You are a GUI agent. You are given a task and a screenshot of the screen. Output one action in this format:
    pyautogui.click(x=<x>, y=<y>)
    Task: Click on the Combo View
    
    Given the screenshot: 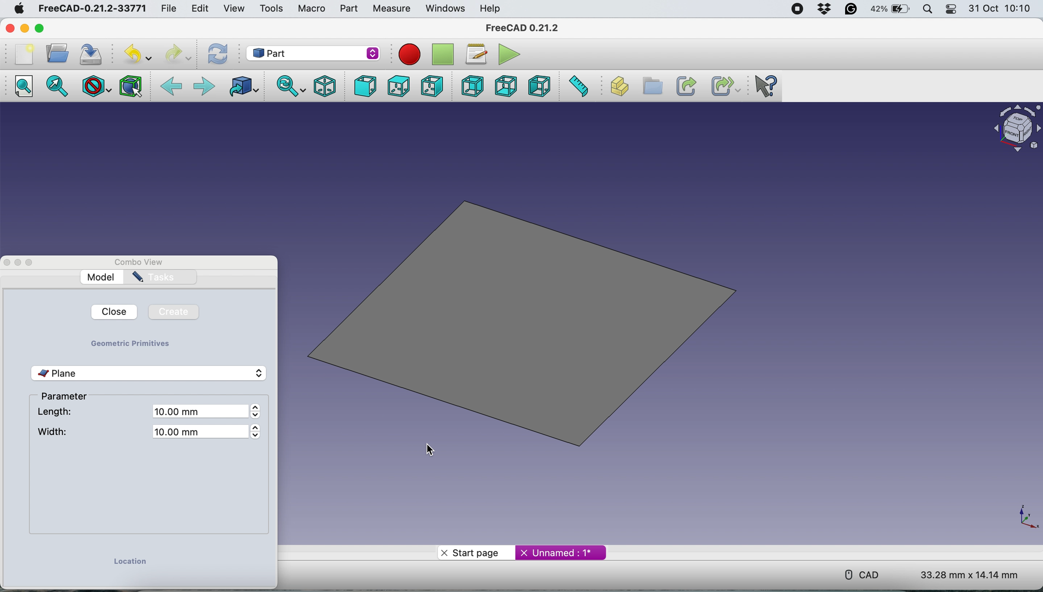 What is the action you would take?
    pyautogui.click(x=140, y=263)
    